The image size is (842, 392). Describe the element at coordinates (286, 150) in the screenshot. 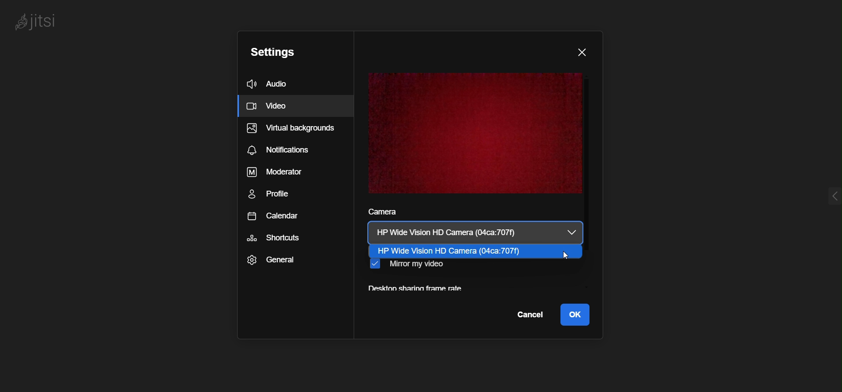

I see `notifications` at that location.